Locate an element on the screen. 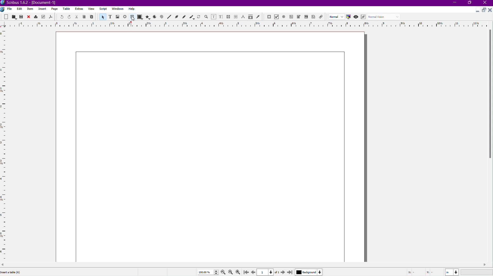 This screenshot has height=276, width=493. Link Text Frames is located at coordinates (229, 16).